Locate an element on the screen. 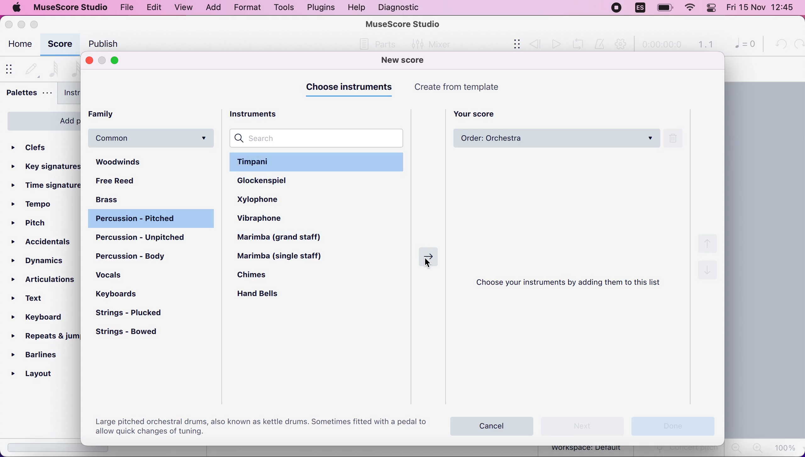 Image resolution: width=805 pixels, height=457 pixels. minimize is located at coordinates (102, 61).